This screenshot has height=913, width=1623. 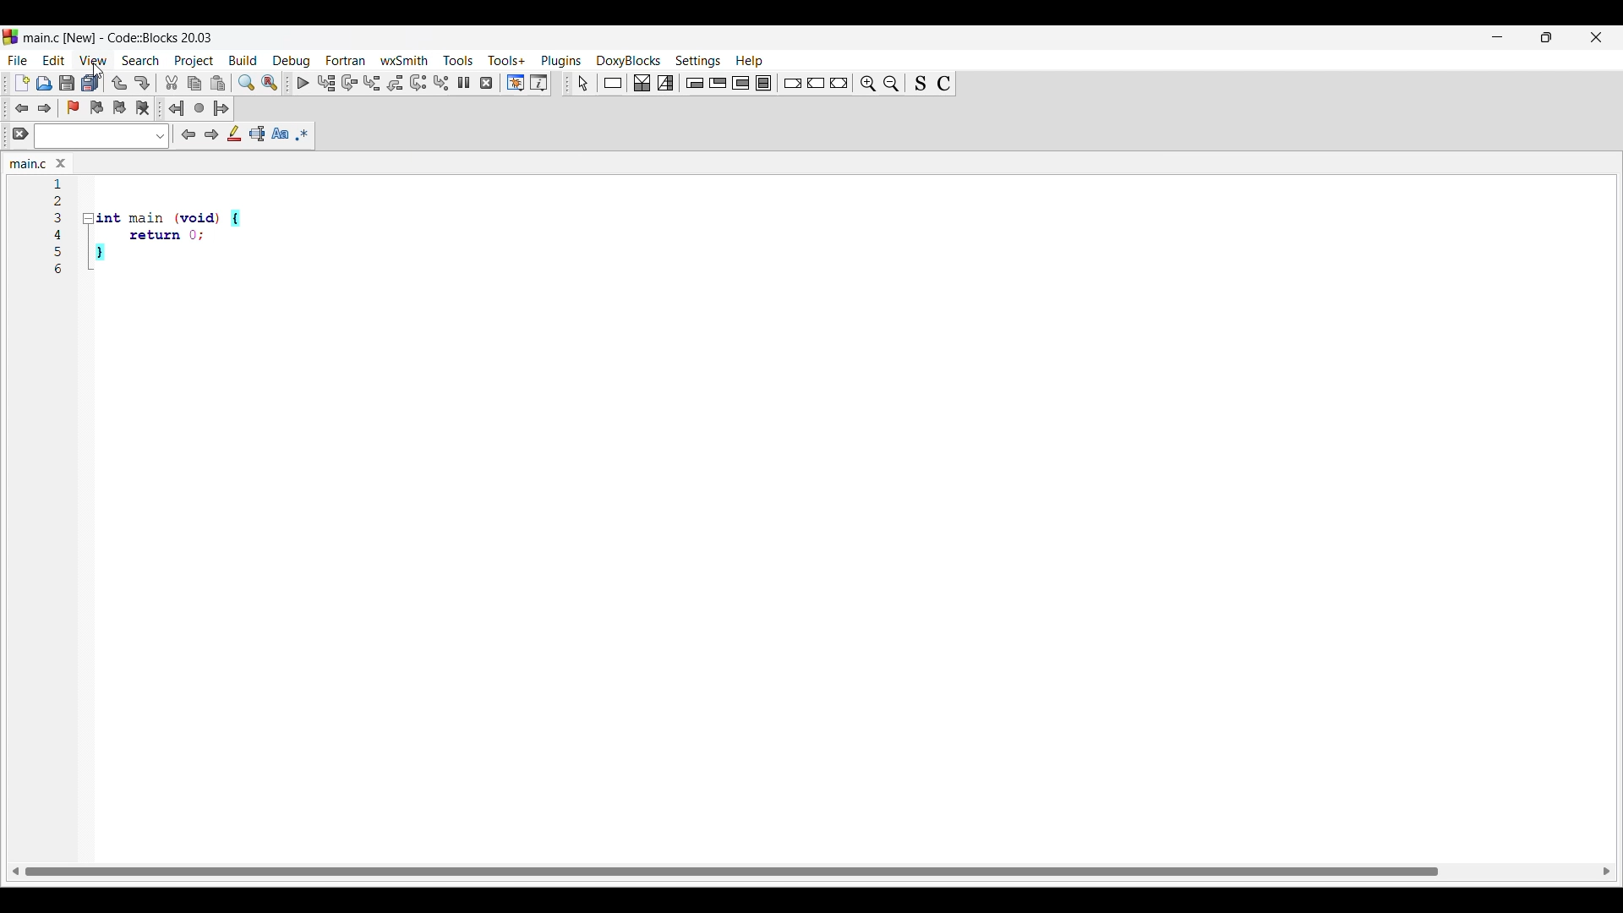 I want to click on Match case, so click(x=280, y=134).